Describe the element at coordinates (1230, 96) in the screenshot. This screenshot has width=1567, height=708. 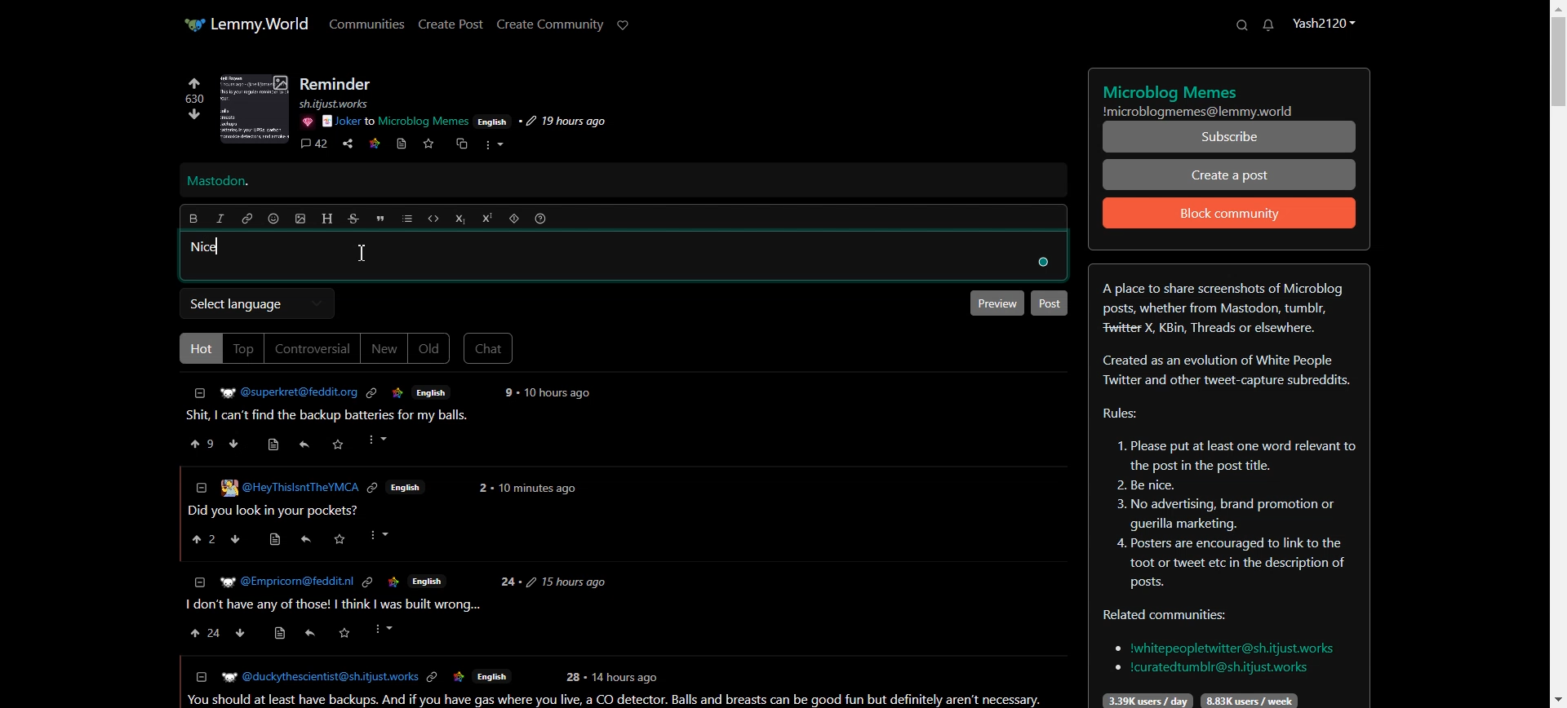
I see `Text` at that location.